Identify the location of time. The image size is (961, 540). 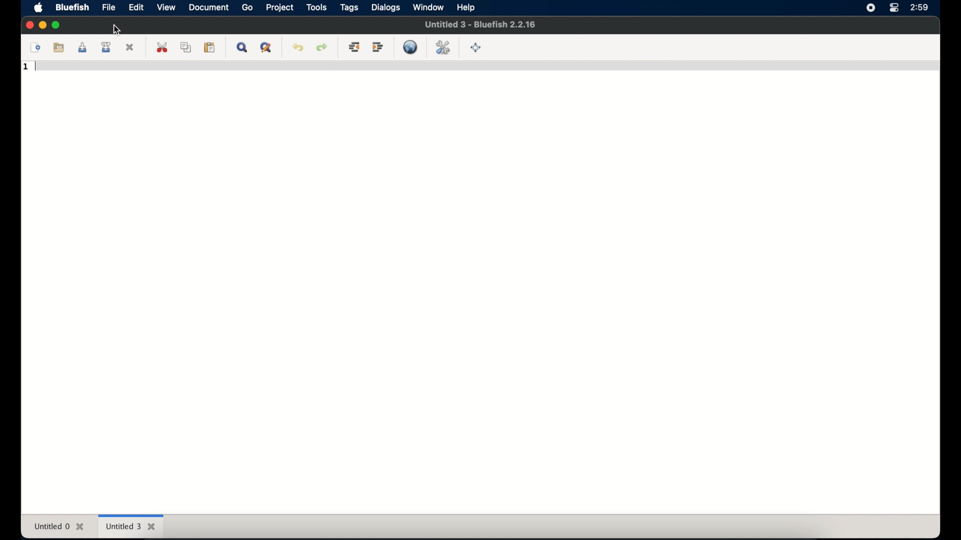
(919, 7).